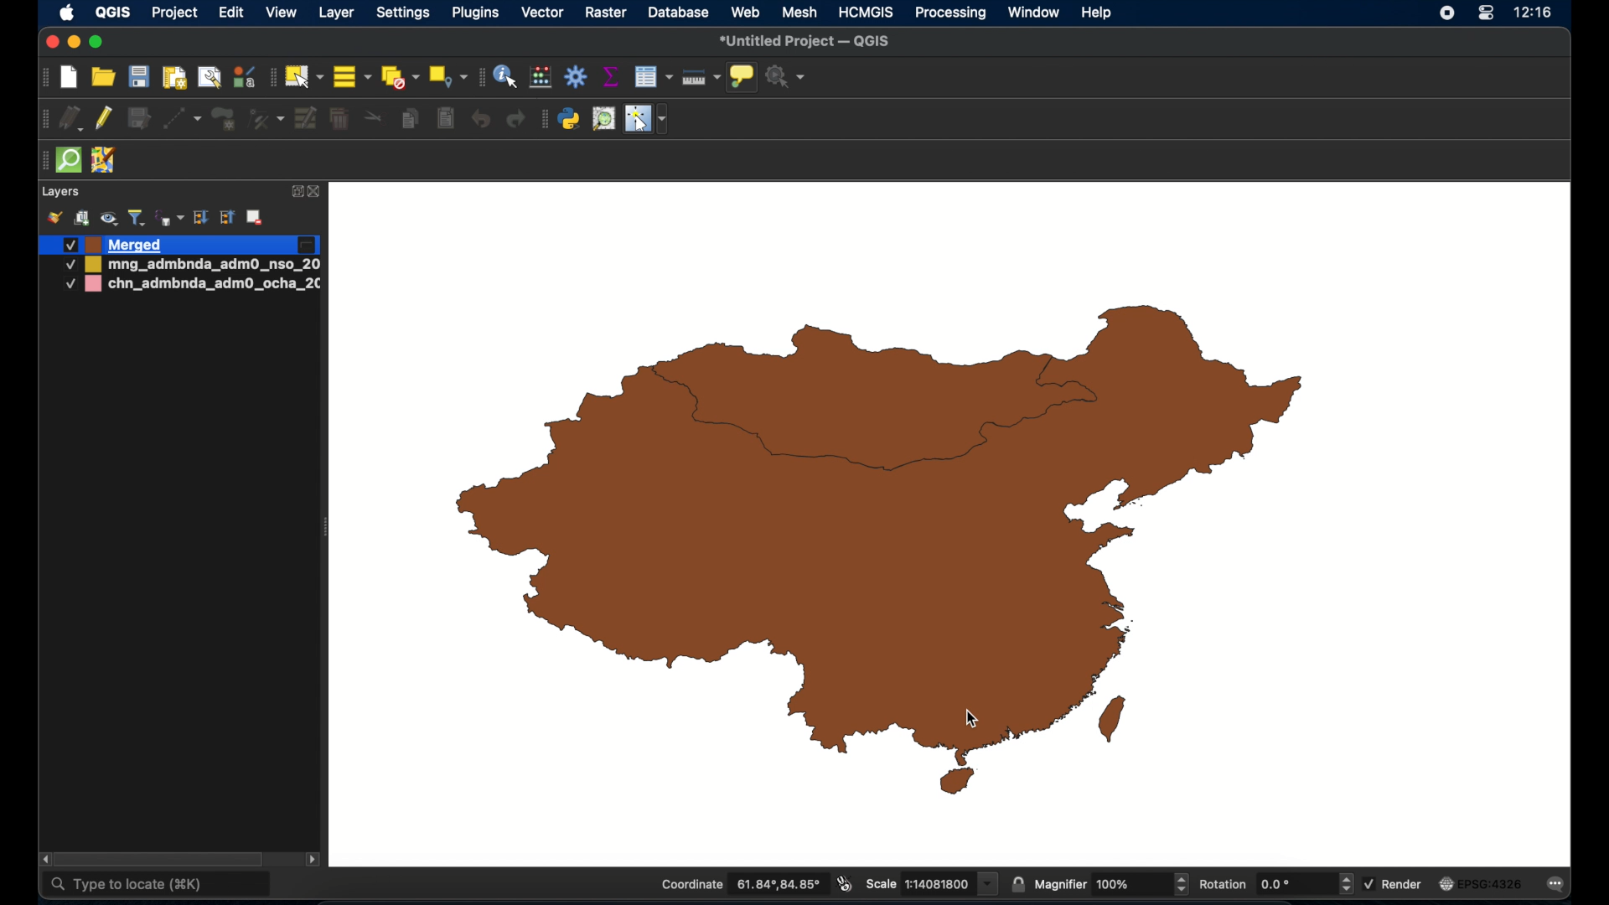 This screenshot has width=1609, height=905. Describe the element at coordinates (243, 76) in the screenshot. I see `style manager` at that location.